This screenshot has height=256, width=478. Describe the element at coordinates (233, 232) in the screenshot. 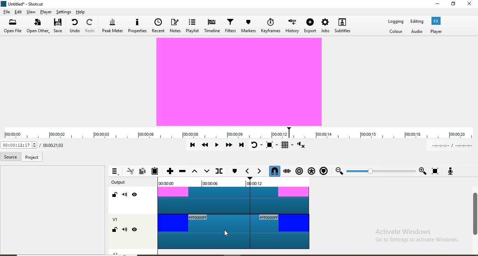

I see `video track` at that location.